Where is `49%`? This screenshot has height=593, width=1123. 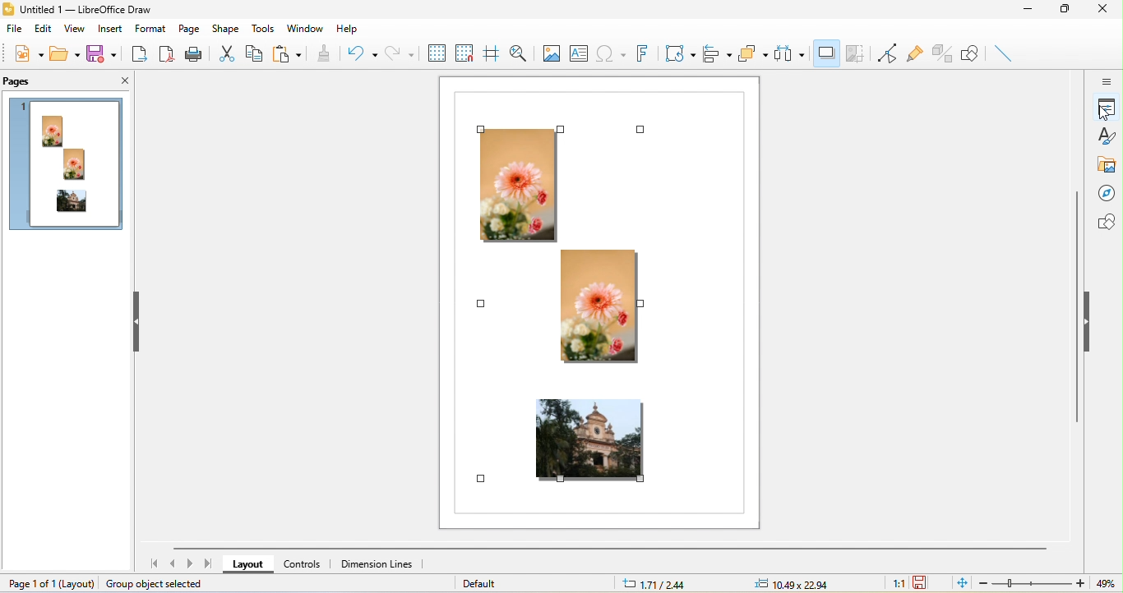
49% is located at coordinates (1103, 584).